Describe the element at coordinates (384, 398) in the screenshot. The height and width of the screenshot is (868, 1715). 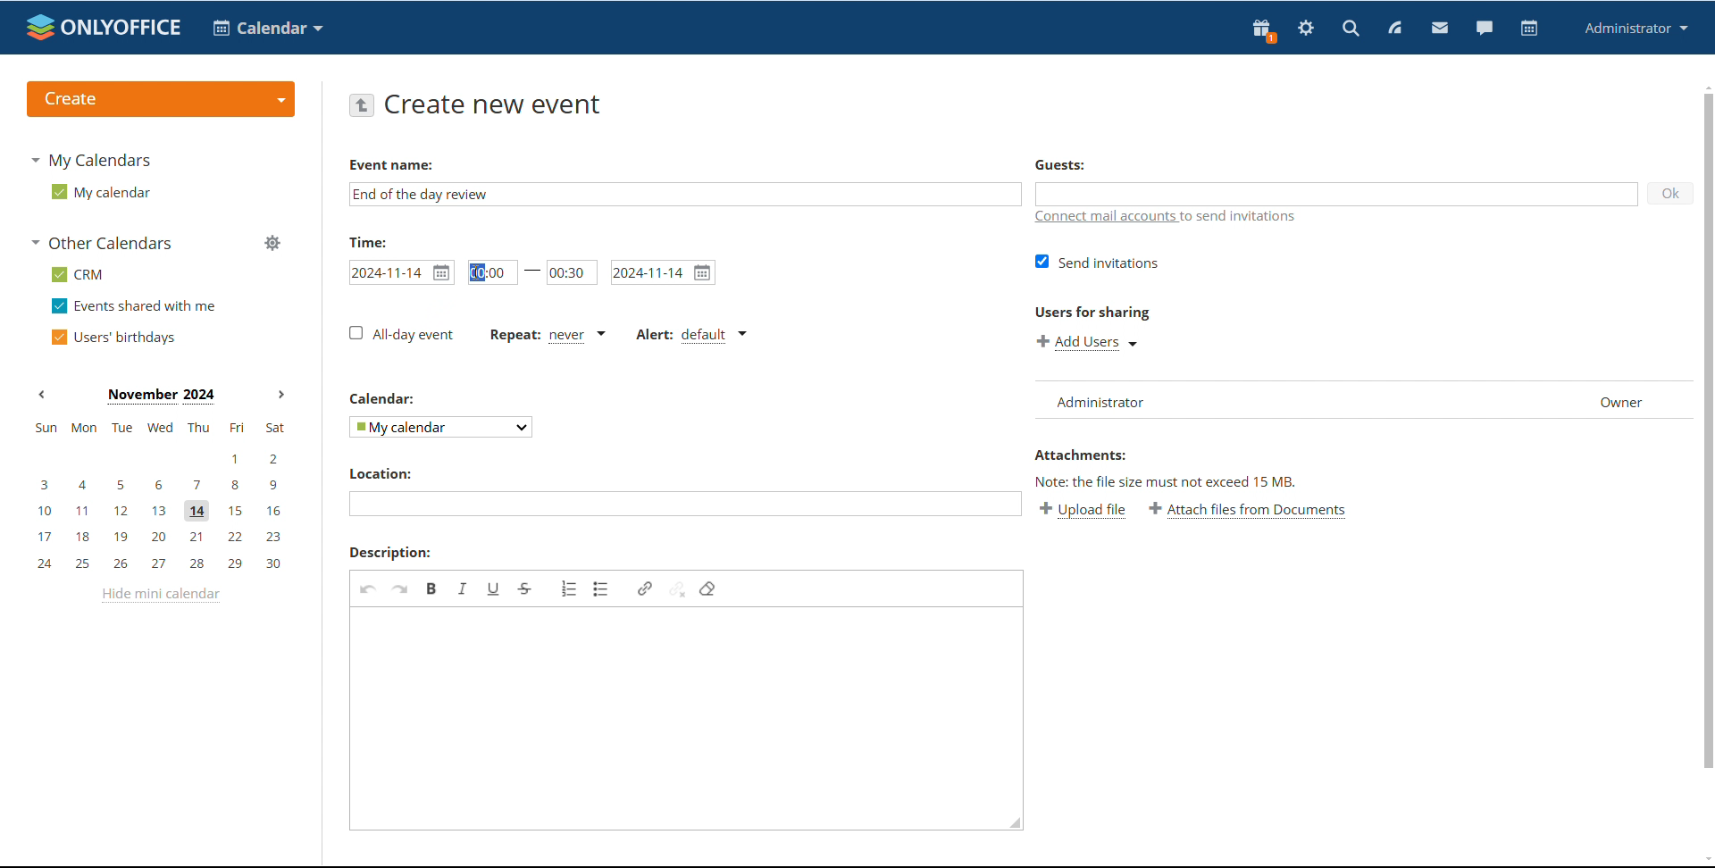
I see `calendar` at that location.